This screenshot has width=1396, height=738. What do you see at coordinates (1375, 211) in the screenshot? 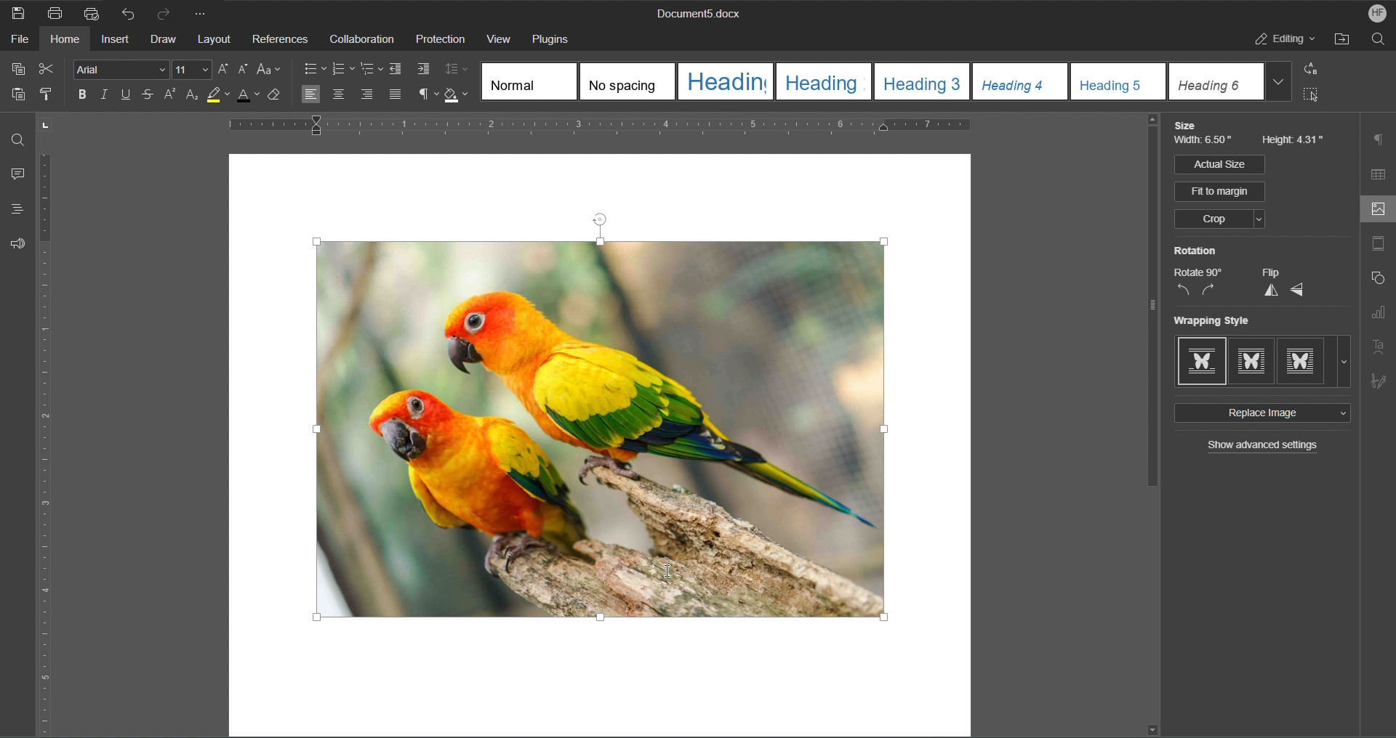
I see `Image Settings` at bounding box center [1375, 211].